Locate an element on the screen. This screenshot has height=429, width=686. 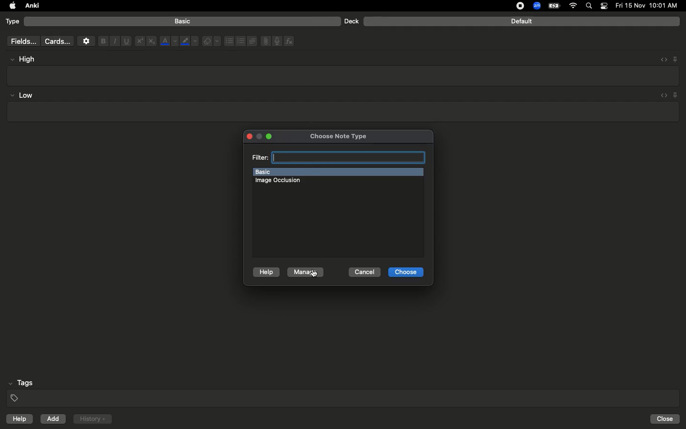
apple logo is located at coordinates (10, 6).